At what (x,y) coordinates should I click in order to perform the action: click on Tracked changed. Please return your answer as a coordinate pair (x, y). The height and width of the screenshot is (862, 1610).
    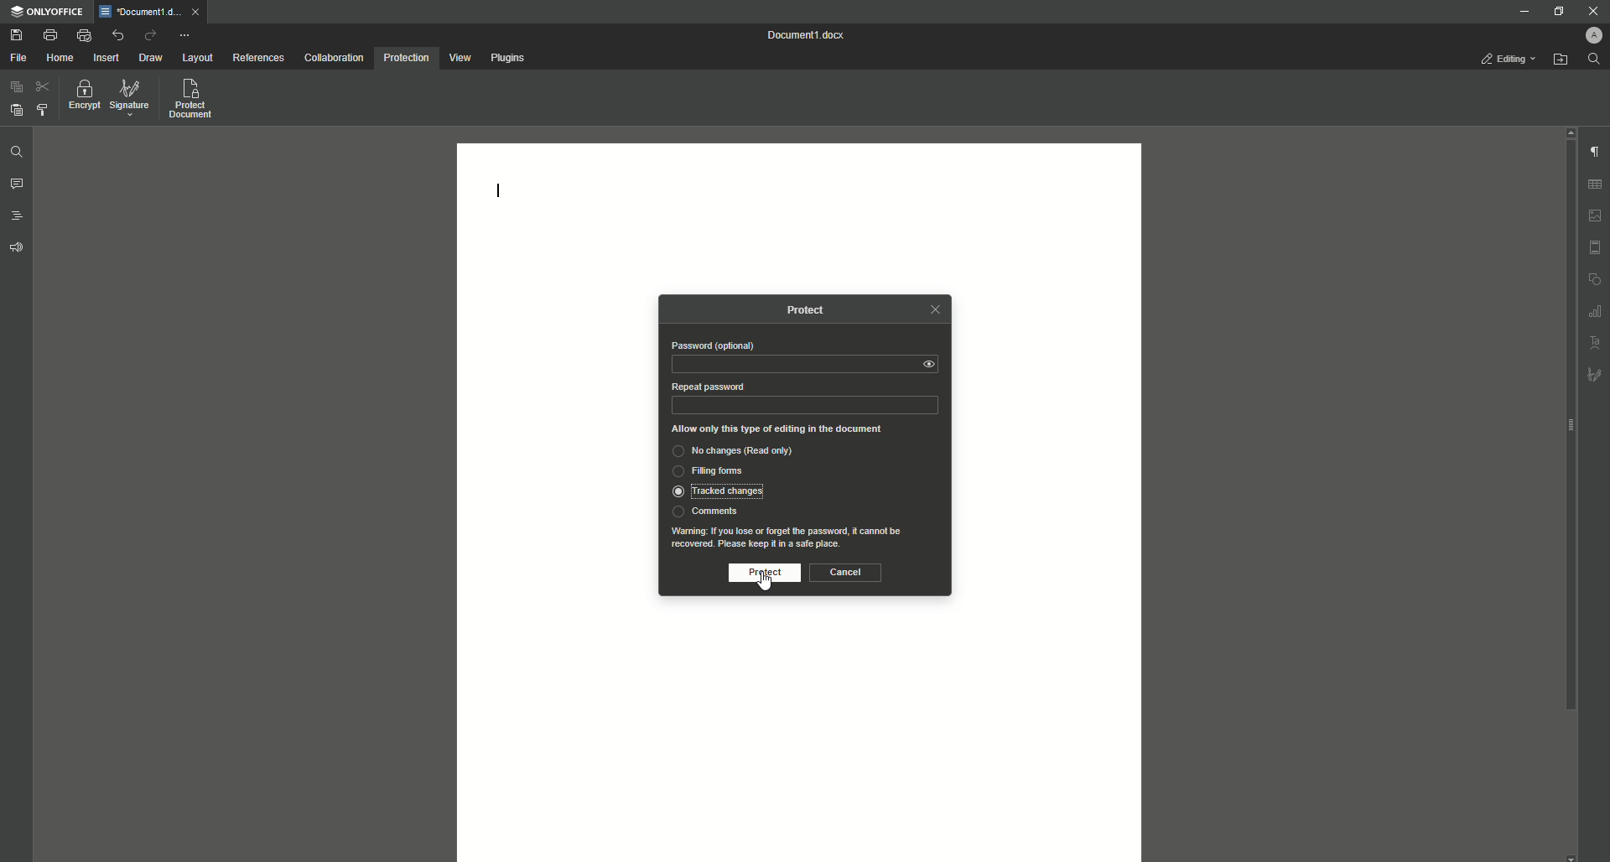
    Looking at the image, I should click on (730, 491).